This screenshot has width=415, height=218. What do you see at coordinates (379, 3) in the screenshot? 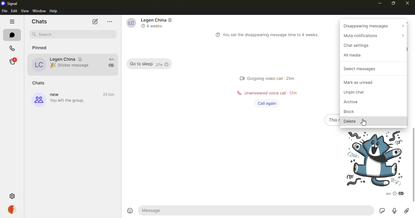
I see `minimize` at bounding box center [379, 3].